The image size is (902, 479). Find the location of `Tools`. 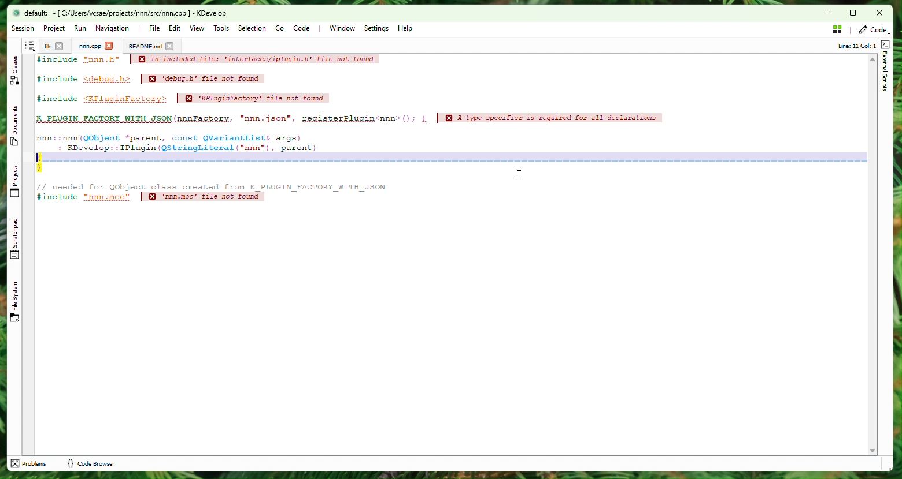

Tools is located at coordinates (221, 29).